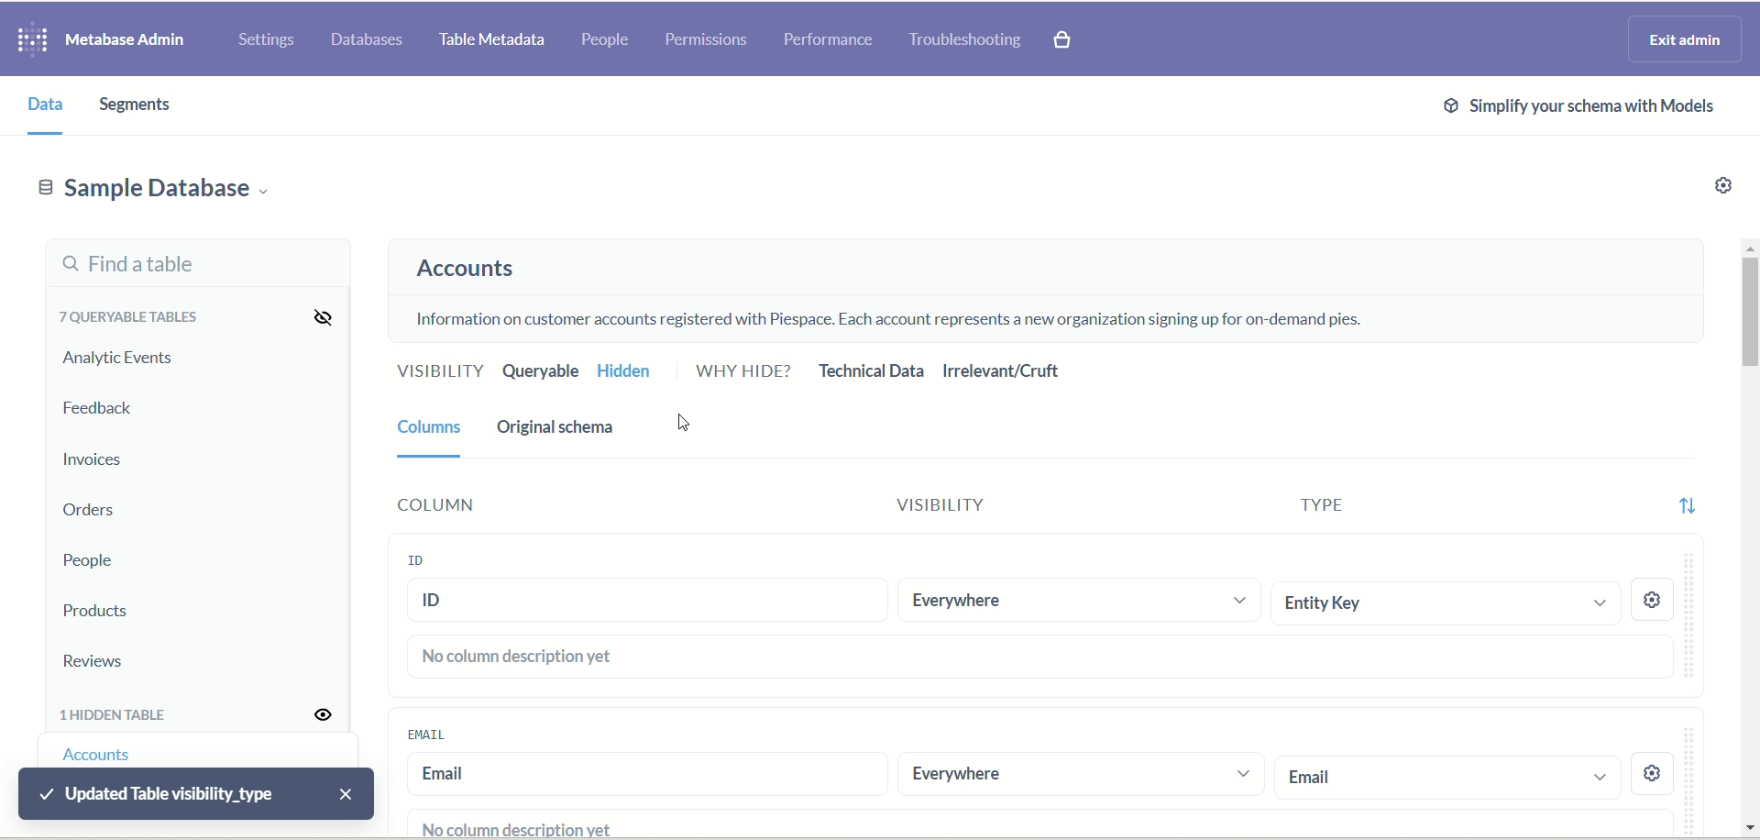  Describe the element at coordinates (541, 374) in the screenshot. I see `queryable` at that location.